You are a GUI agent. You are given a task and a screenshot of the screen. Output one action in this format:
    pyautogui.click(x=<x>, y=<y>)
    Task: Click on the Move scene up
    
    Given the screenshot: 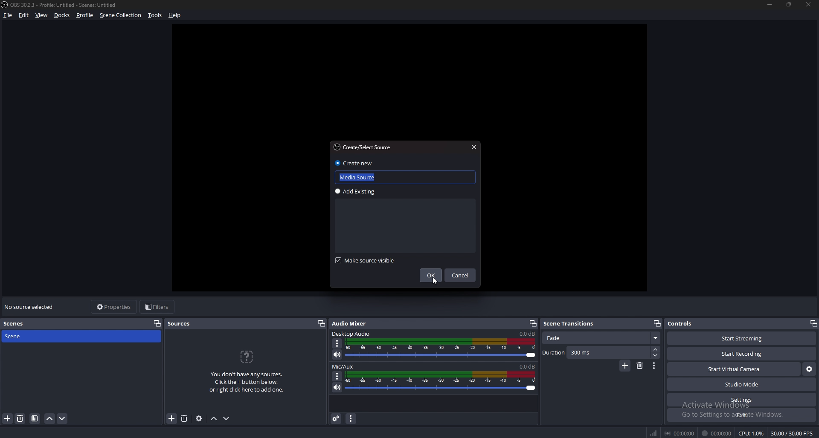 What is the action you would take?
    pyautogui.click(x=49, y=420)
    